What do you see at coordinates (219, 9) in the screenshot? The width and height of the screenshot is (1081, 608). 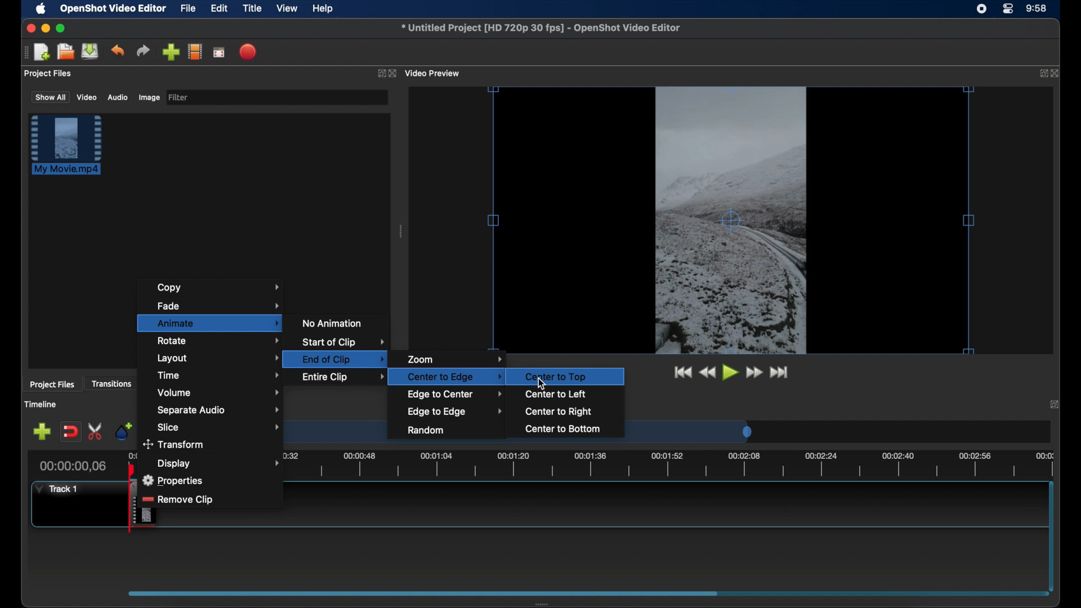 I see `edit` at bounding box center [219, 9].